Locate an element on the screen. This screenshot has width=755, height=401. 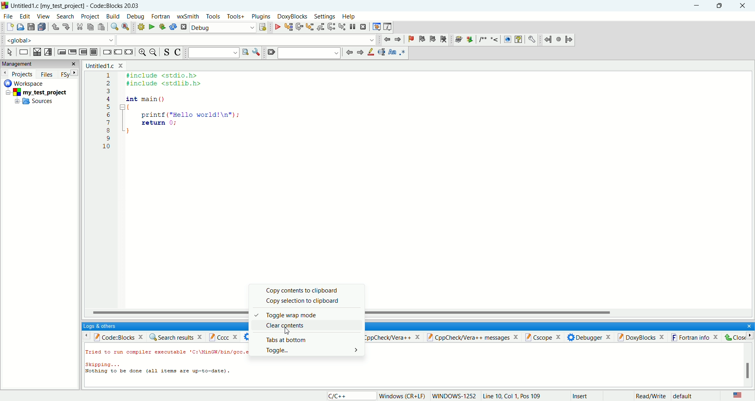
toggle bookmark is located at coordinates (409, 39).